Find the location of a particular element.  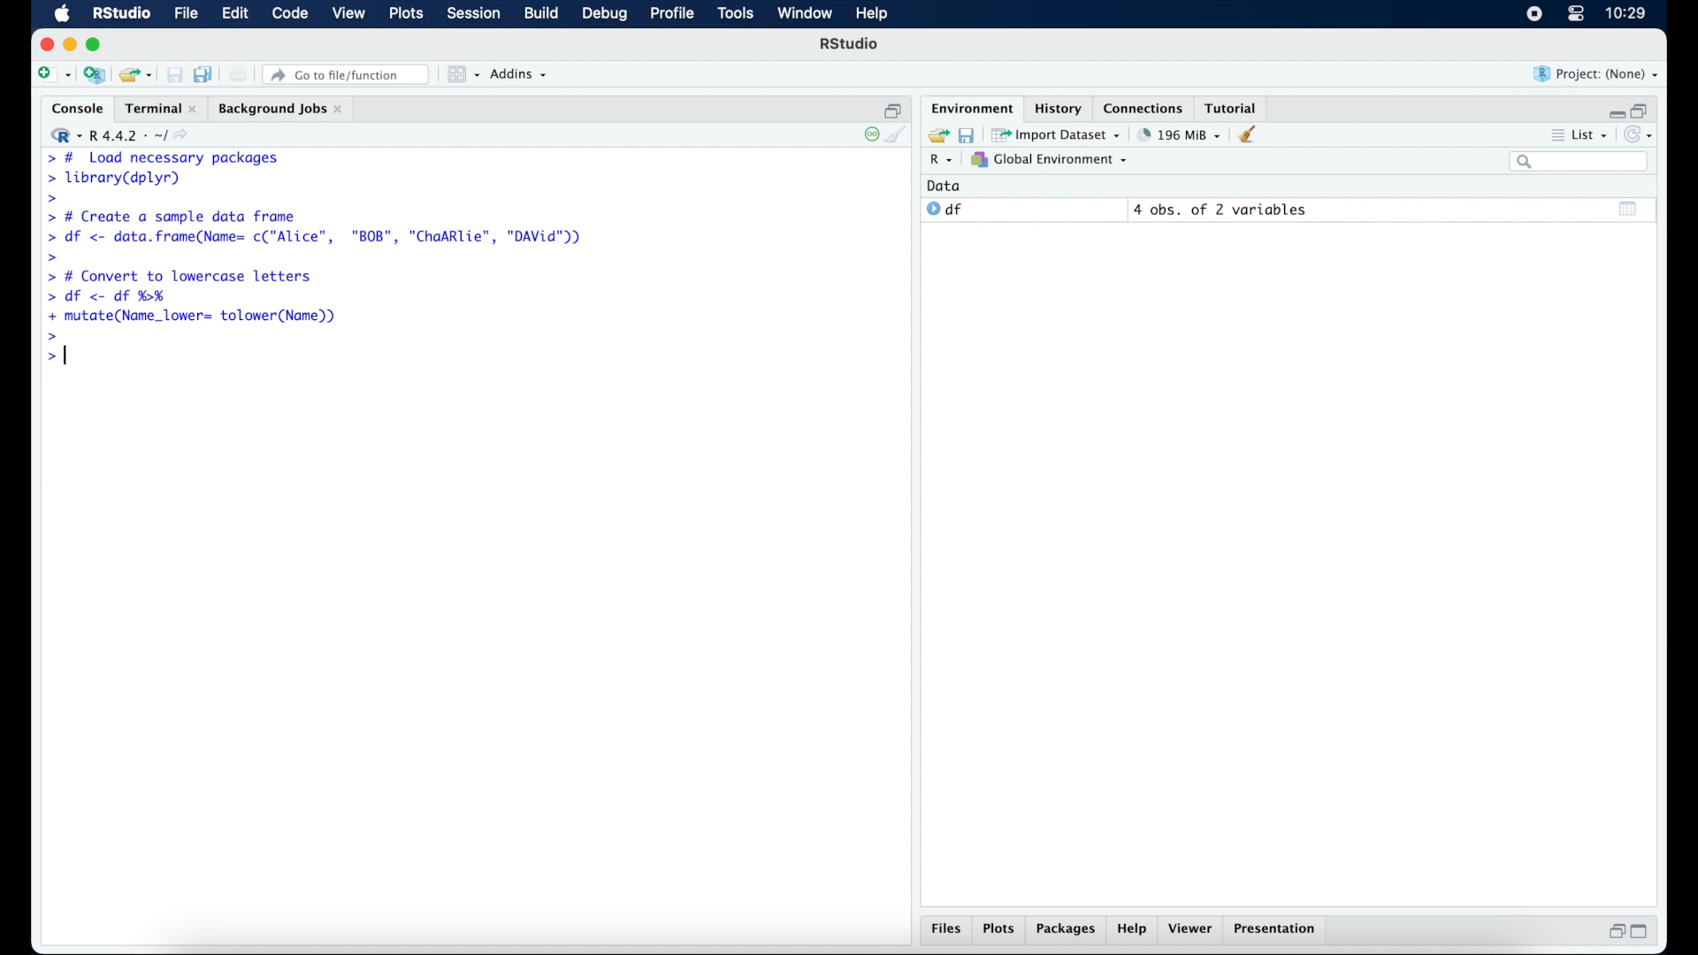

minimize is located at coordinates (70, 44).